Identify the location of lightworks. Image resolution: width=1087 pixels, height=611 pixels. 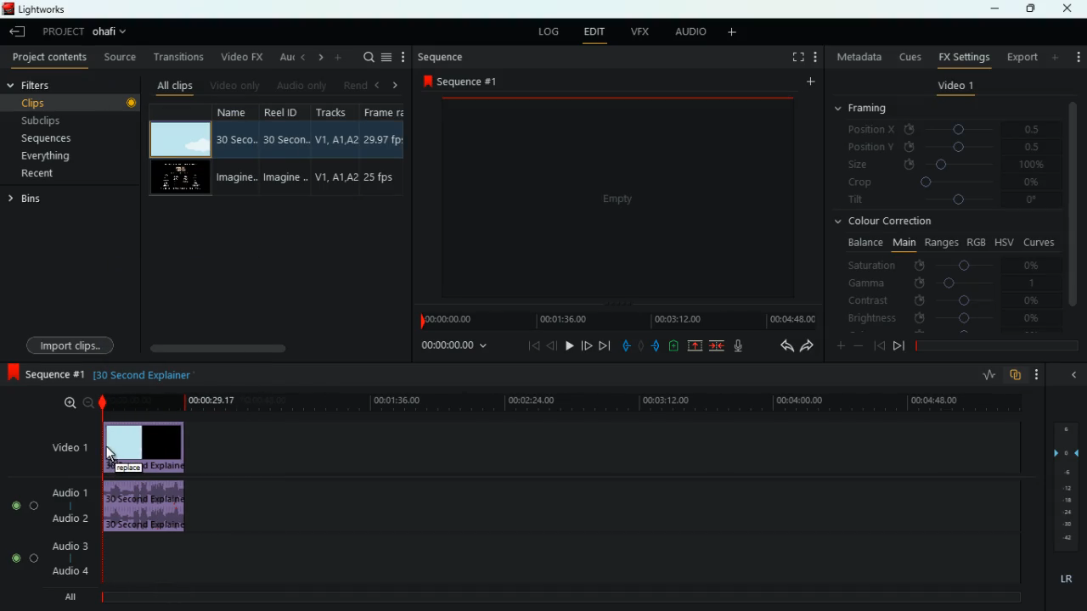
(37, 10).